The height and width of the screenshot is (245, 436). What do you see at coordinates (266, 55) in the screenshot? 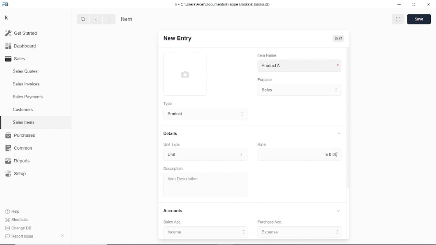
I see `Item Name` at bounding box center [266, 55].